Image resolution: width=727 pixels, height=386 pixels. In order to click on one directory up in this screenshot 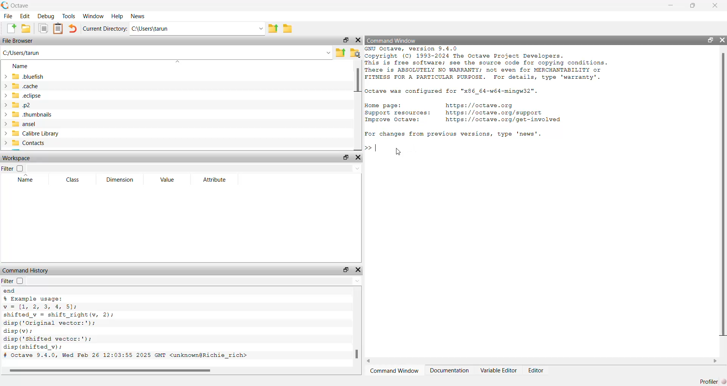, I will do `click(340, 53)`.